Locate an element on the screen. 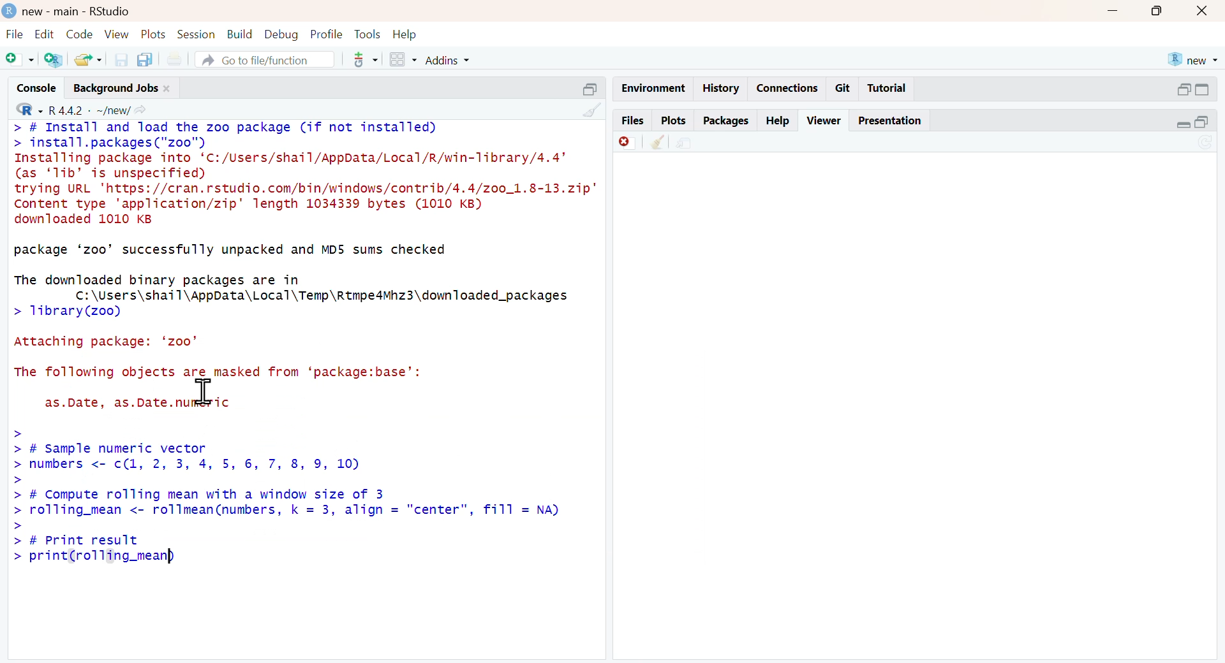  view is located at coordinates (117, 34).